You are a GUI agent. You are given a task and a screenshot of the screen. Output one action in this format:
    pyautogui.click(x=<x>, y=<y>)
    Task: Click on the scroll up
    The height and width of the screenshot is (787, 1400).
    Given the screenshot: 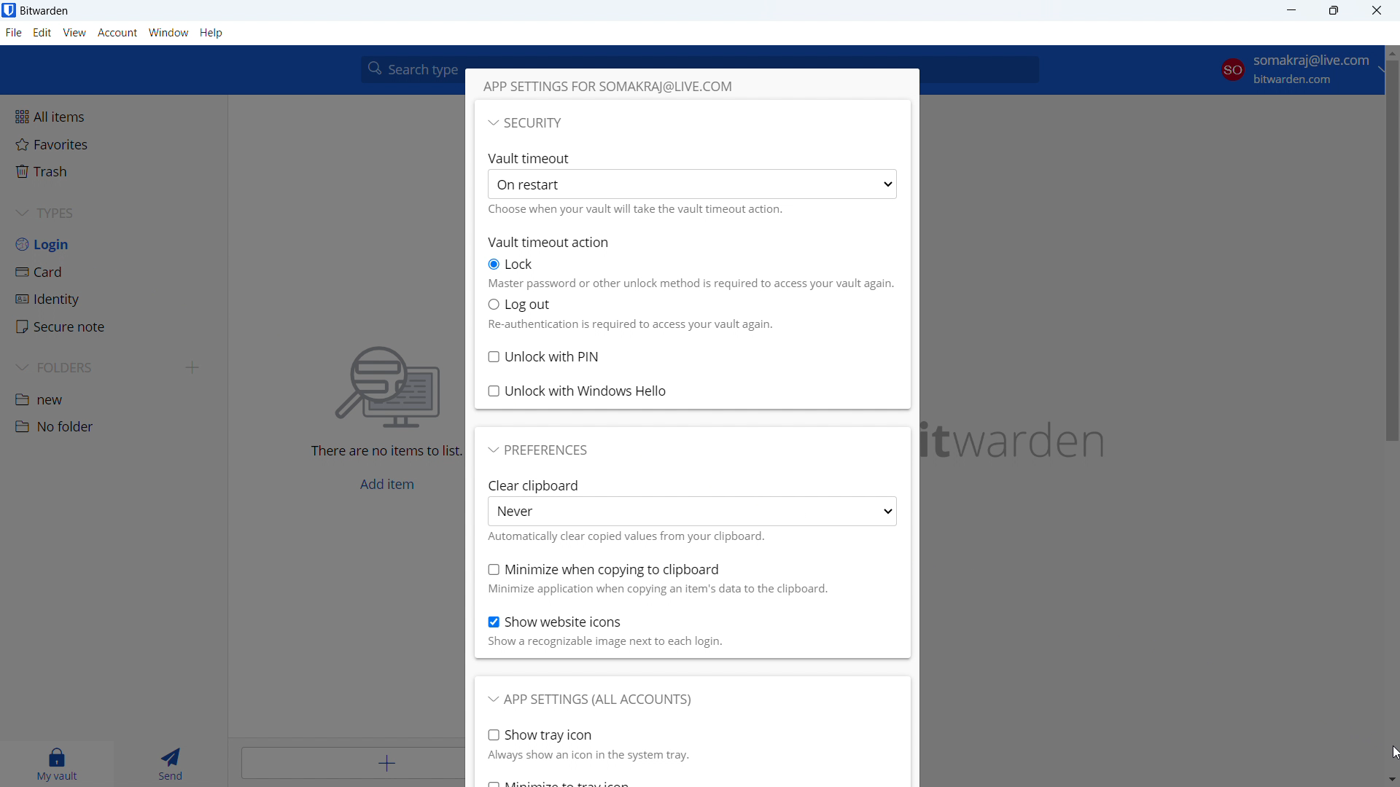 What is the action you would take?
    pyautogui.click(x=1391, y=50)
    